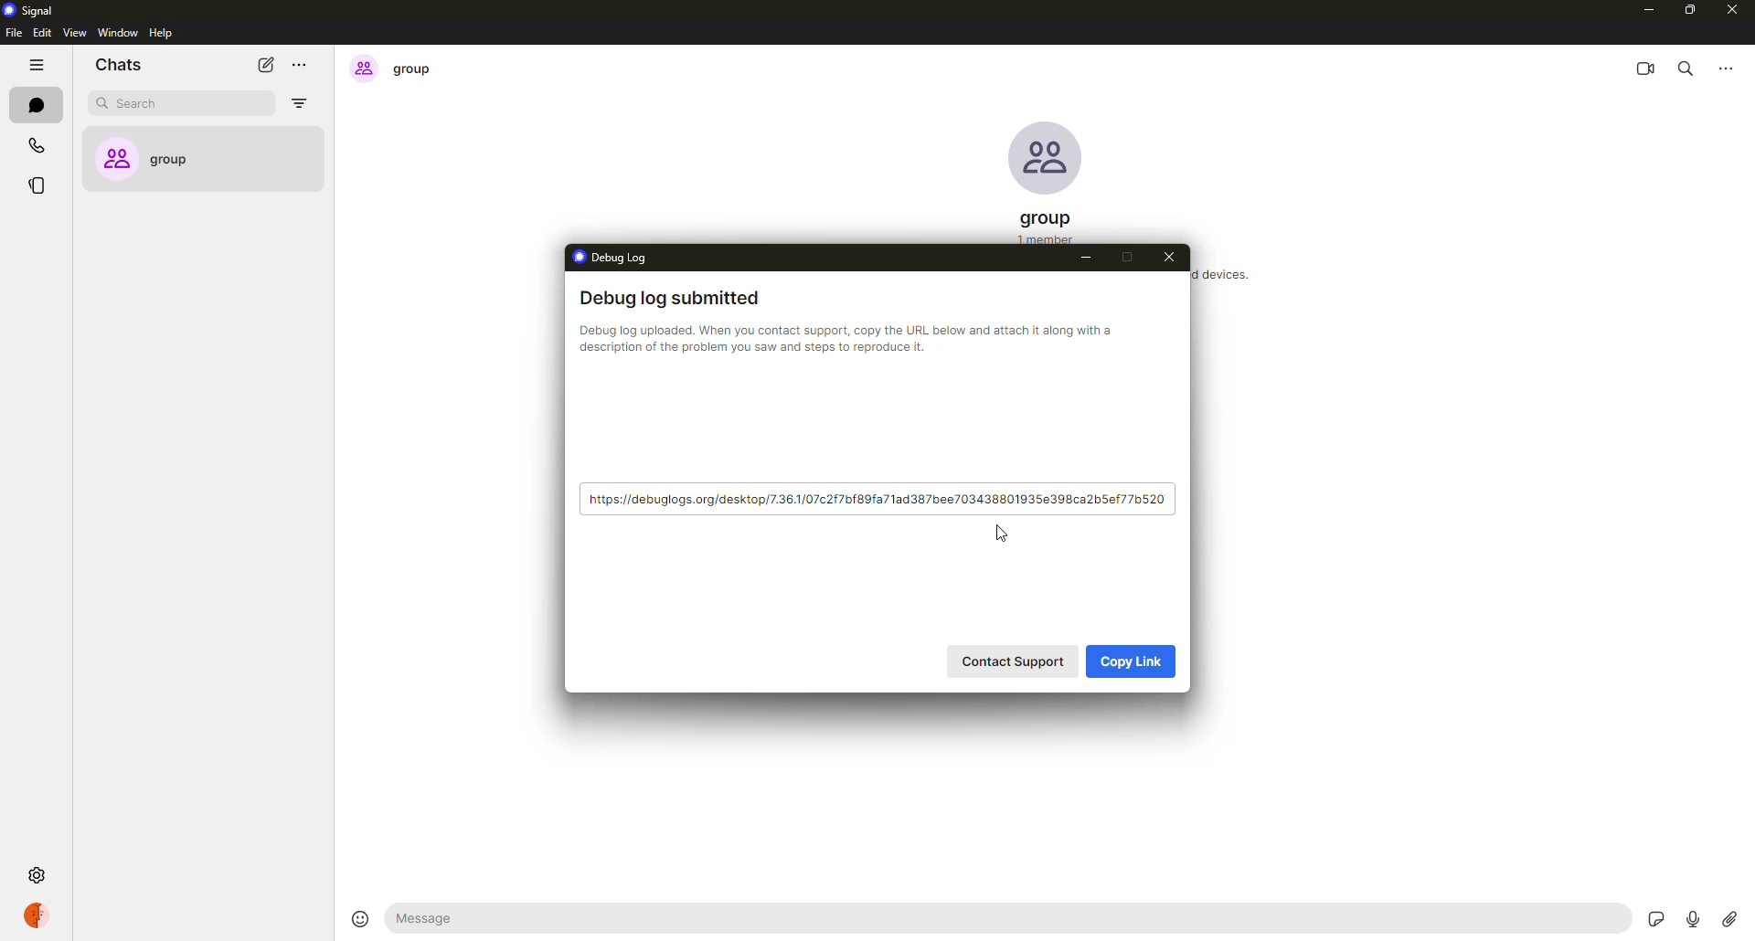  Describe the element at coordinates (36, 875) in the screenshot. I see `settings` at that location.